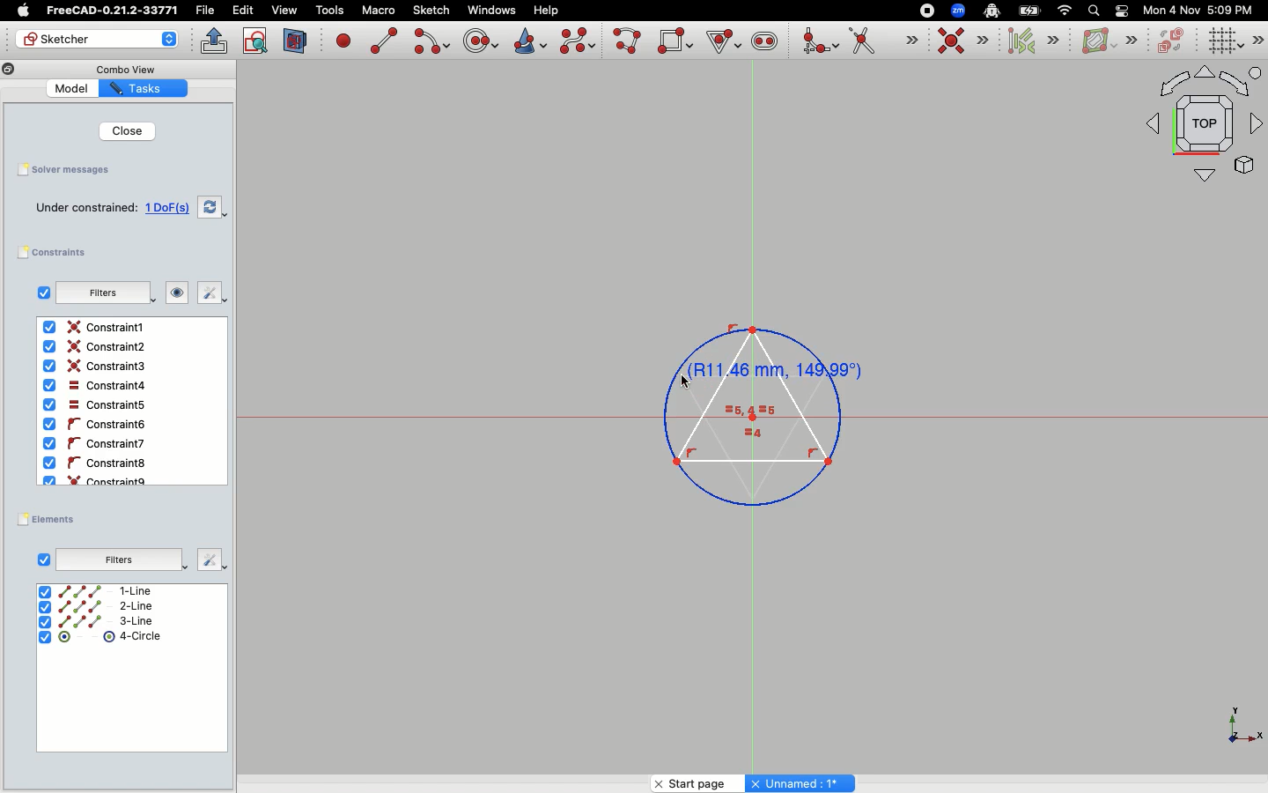 The height and width of the screenshot is (793, 1268). Describe the element at coordinates (123, 130) in the screenshot. I see `Close` at that location.